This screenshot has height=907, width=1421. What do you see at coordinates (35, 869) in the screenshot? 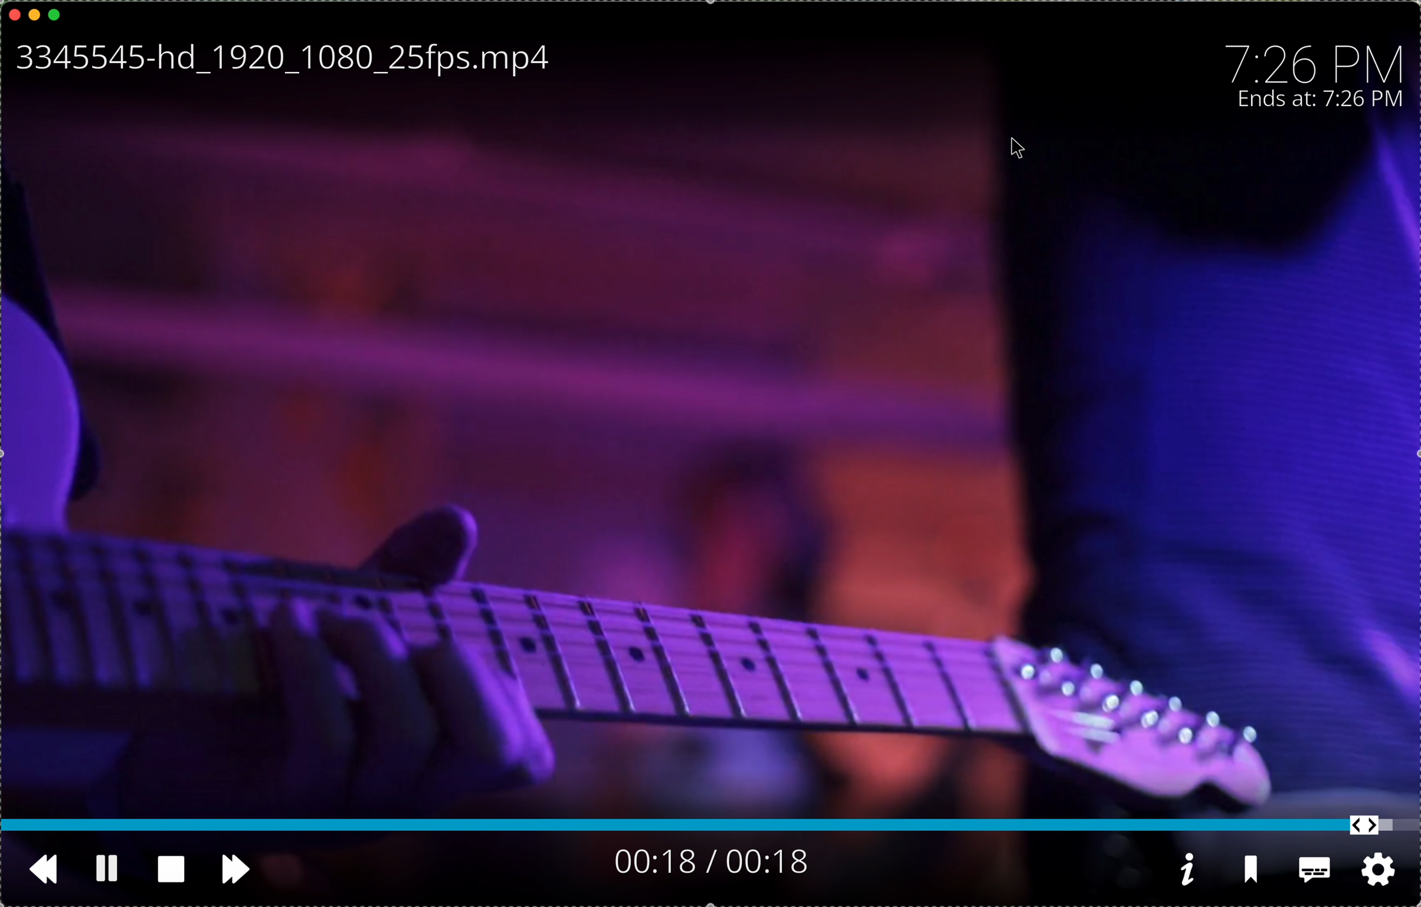
I see `go back` at bounding box center [35, 869].